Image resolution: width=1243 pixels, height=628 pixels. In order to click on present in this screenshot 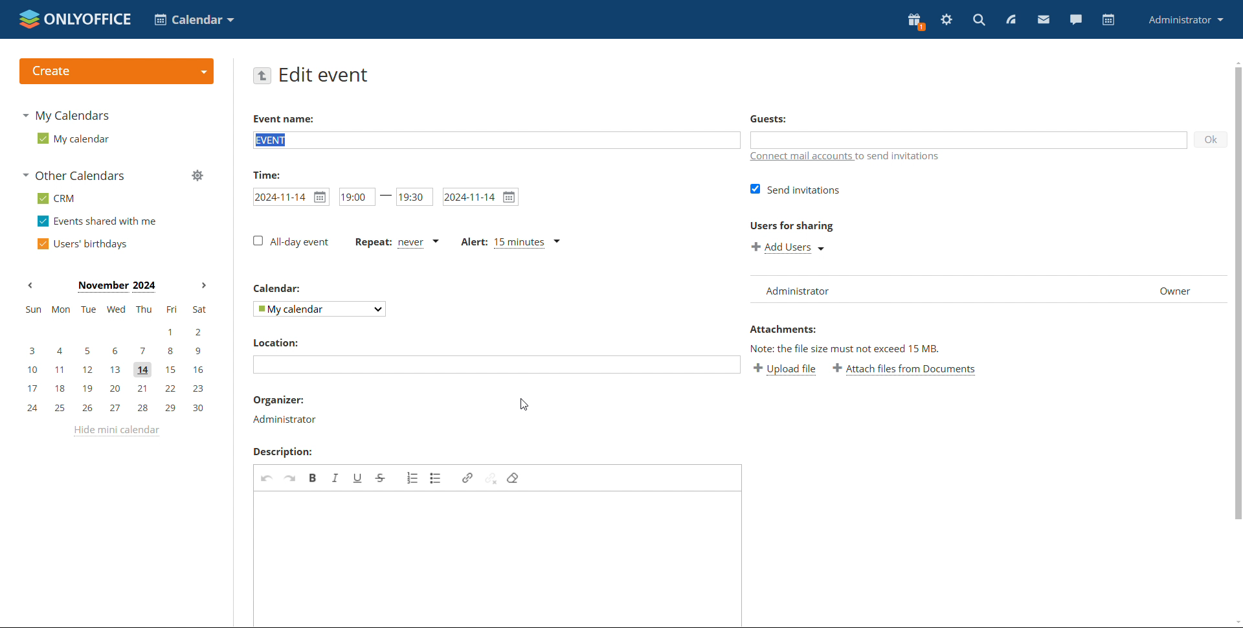, I will do `click(915, 21)`.